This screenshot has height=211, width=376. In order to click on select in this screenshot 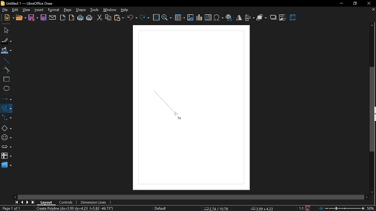, I will do `click(5, 30)`.